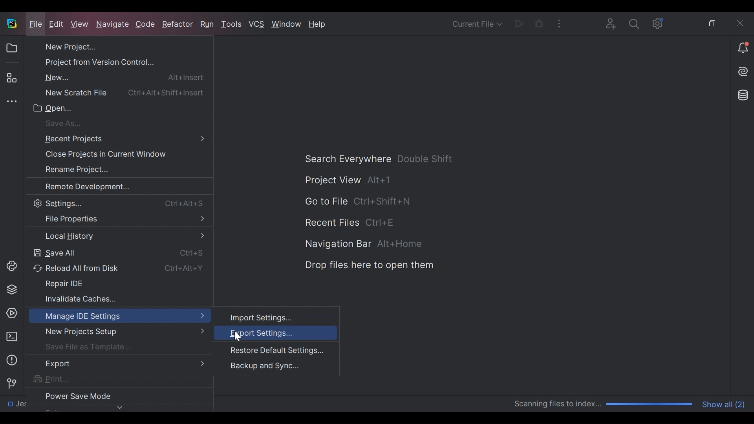 The width and height of the screenshot is (754, 424). I want to click on Remote Development, so click(108, 186).